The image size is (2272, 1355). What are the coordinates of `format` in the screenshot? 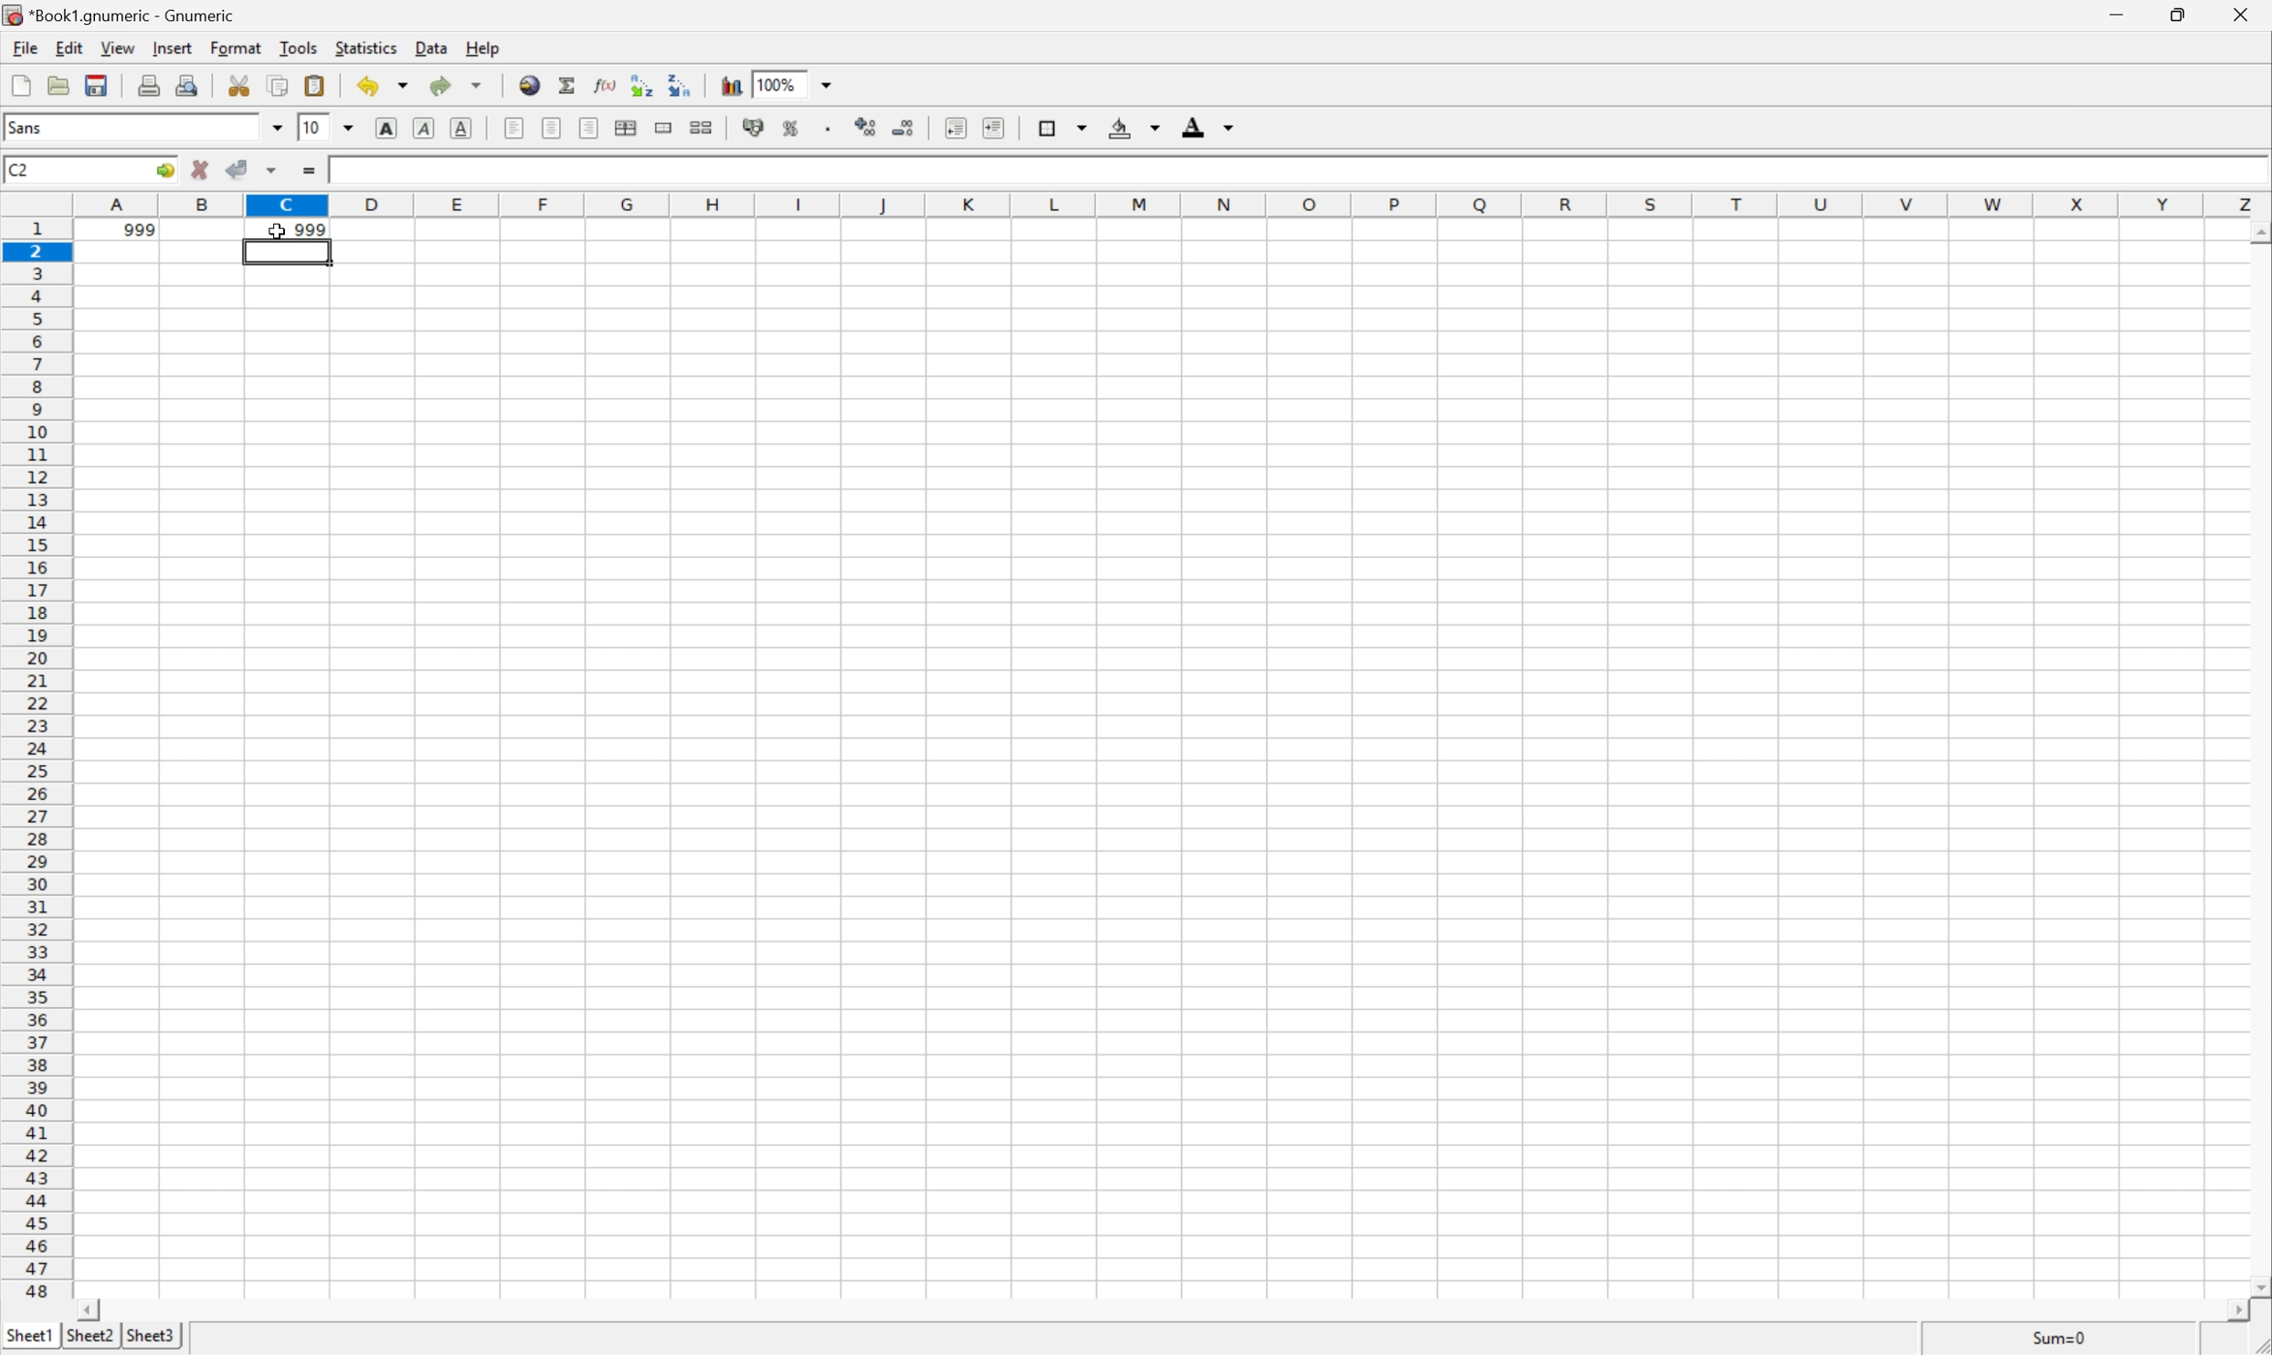 It's located at (238, 47).